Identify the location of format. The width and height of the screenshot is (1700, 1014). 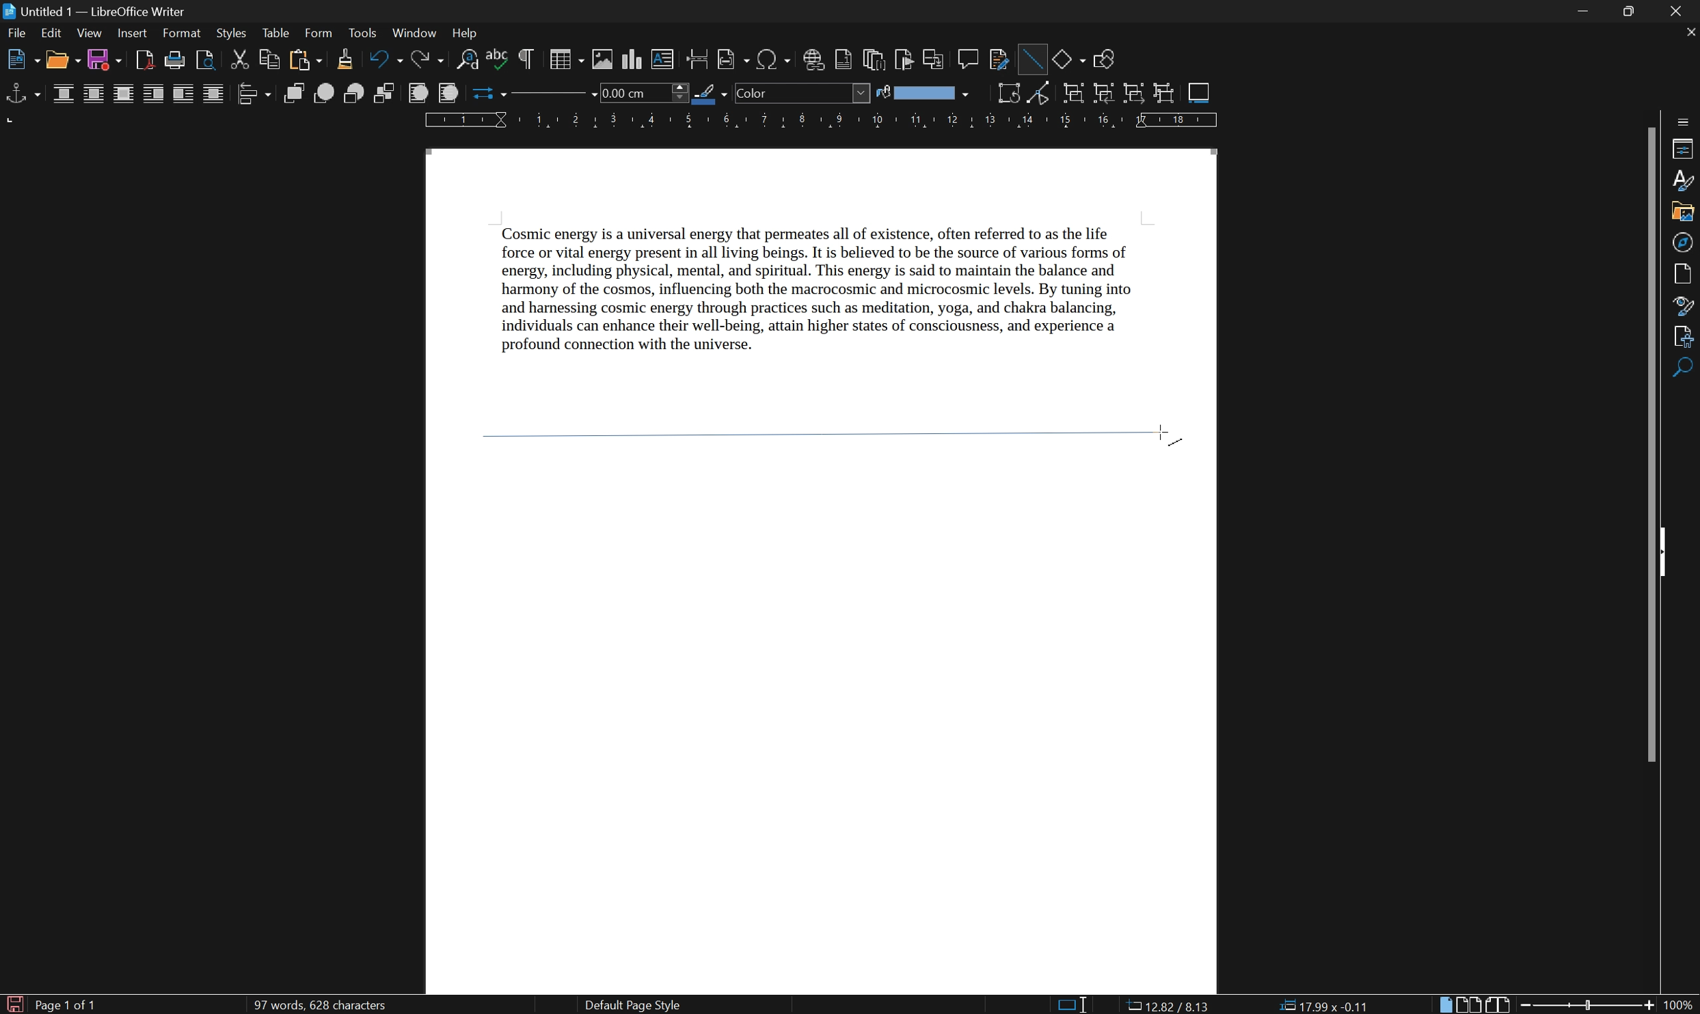
(183, 33).